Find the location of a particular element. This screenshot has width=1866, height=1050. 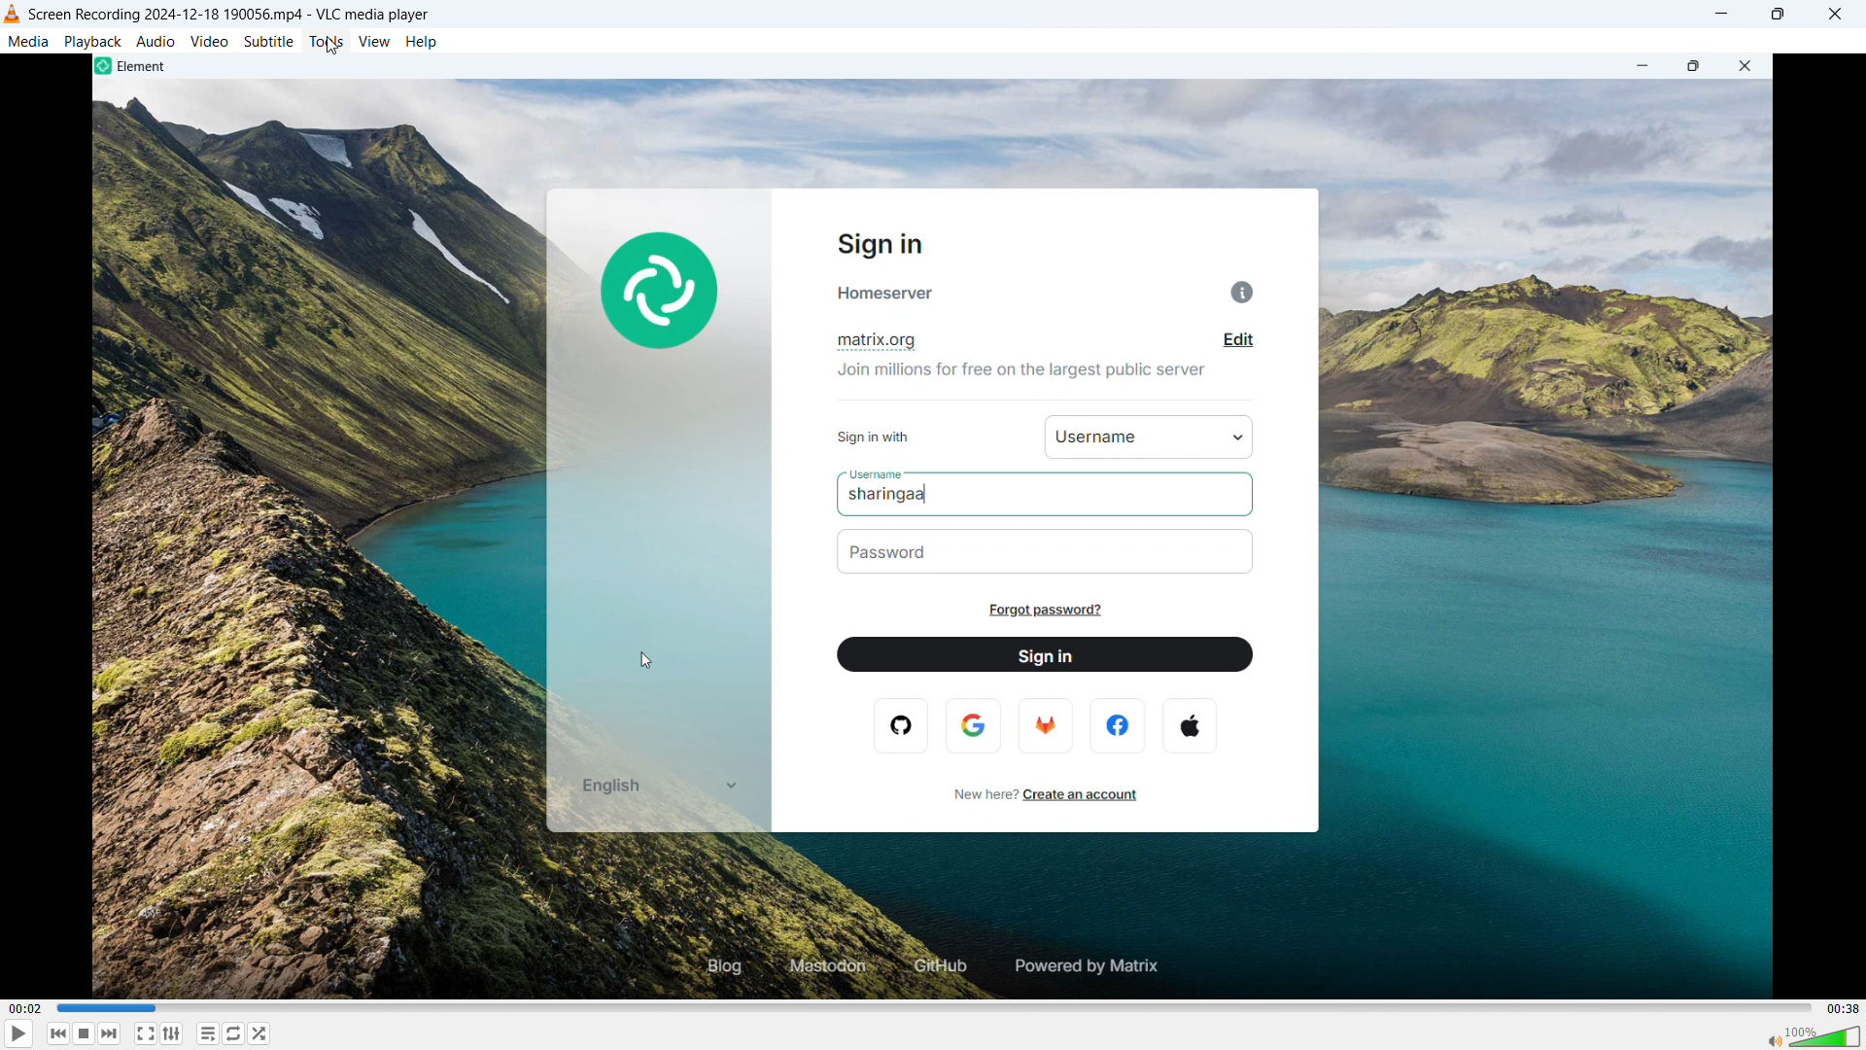

vlc media player logo is located at coordinates (13, 15).